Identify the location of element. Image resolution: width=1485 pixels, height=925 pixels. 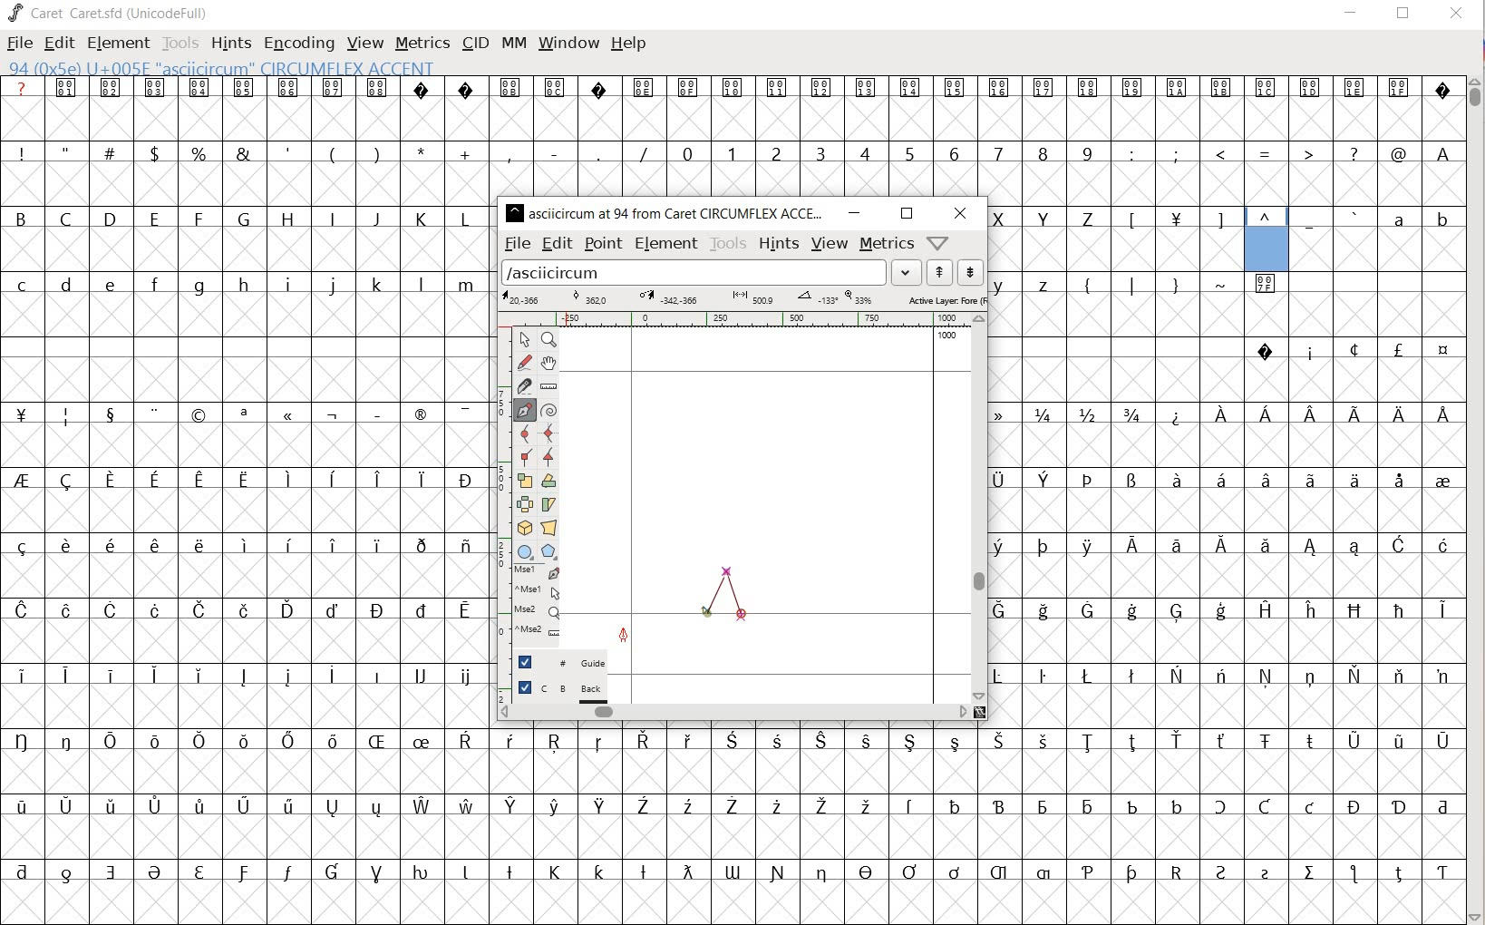
(666, 243).